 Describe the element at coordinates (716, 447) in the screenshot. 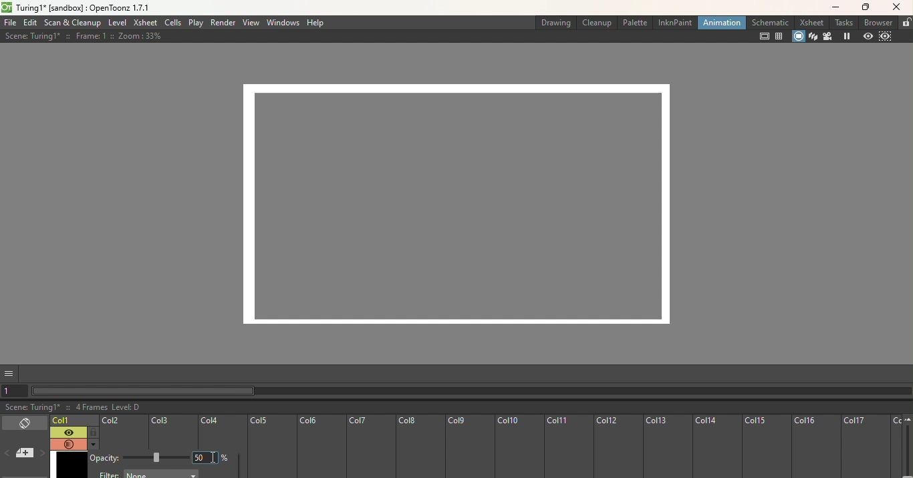

I see `Col14` at that location.